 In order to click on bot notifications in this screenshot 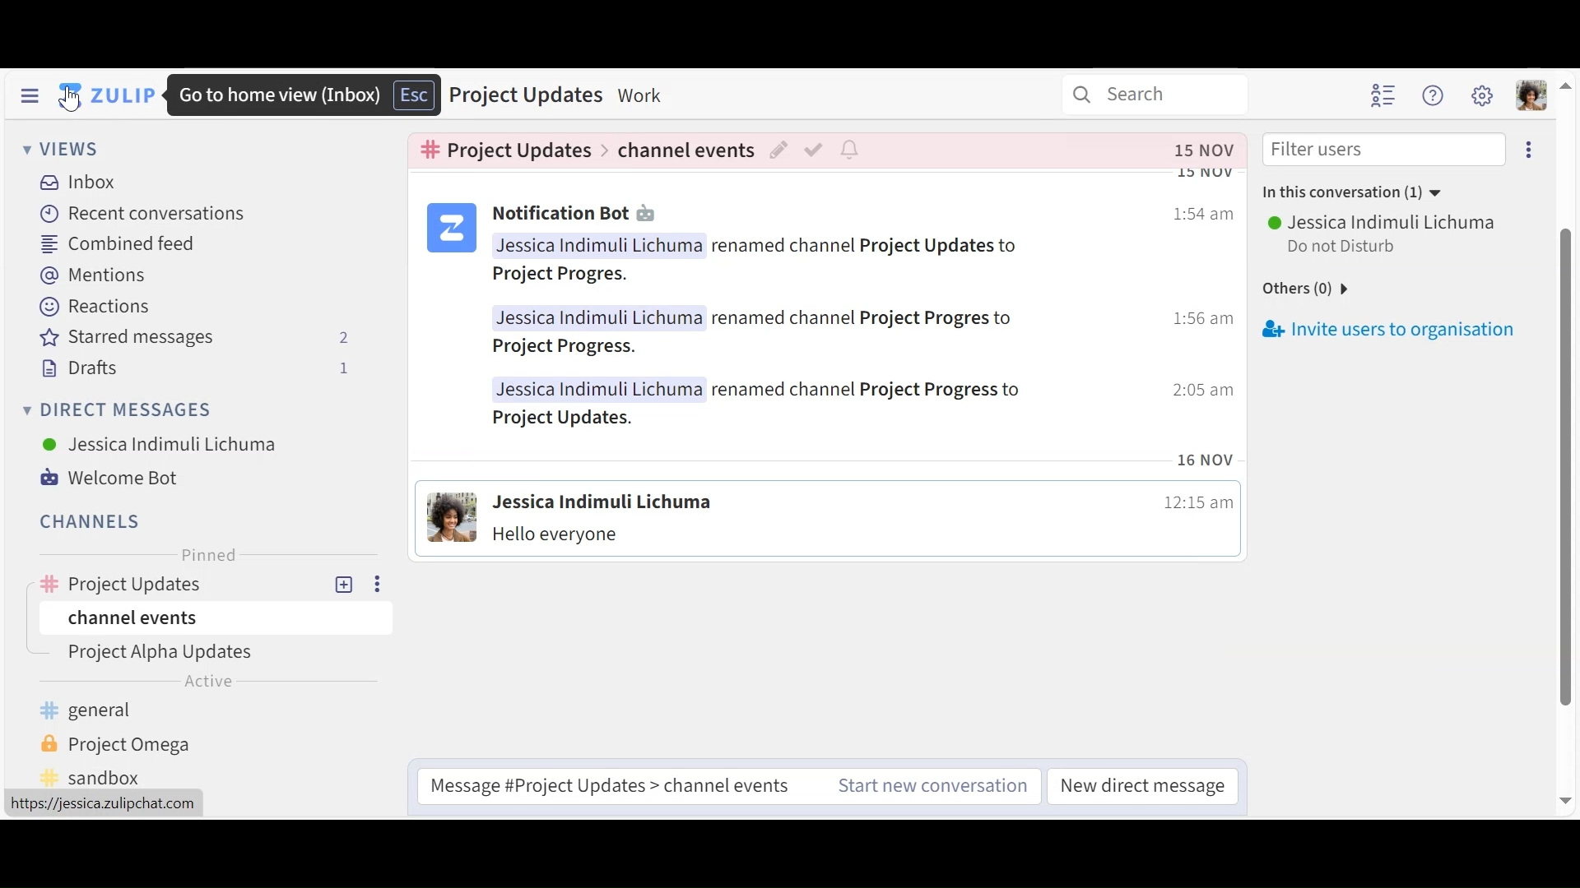, I will do `click(866, 317)`.